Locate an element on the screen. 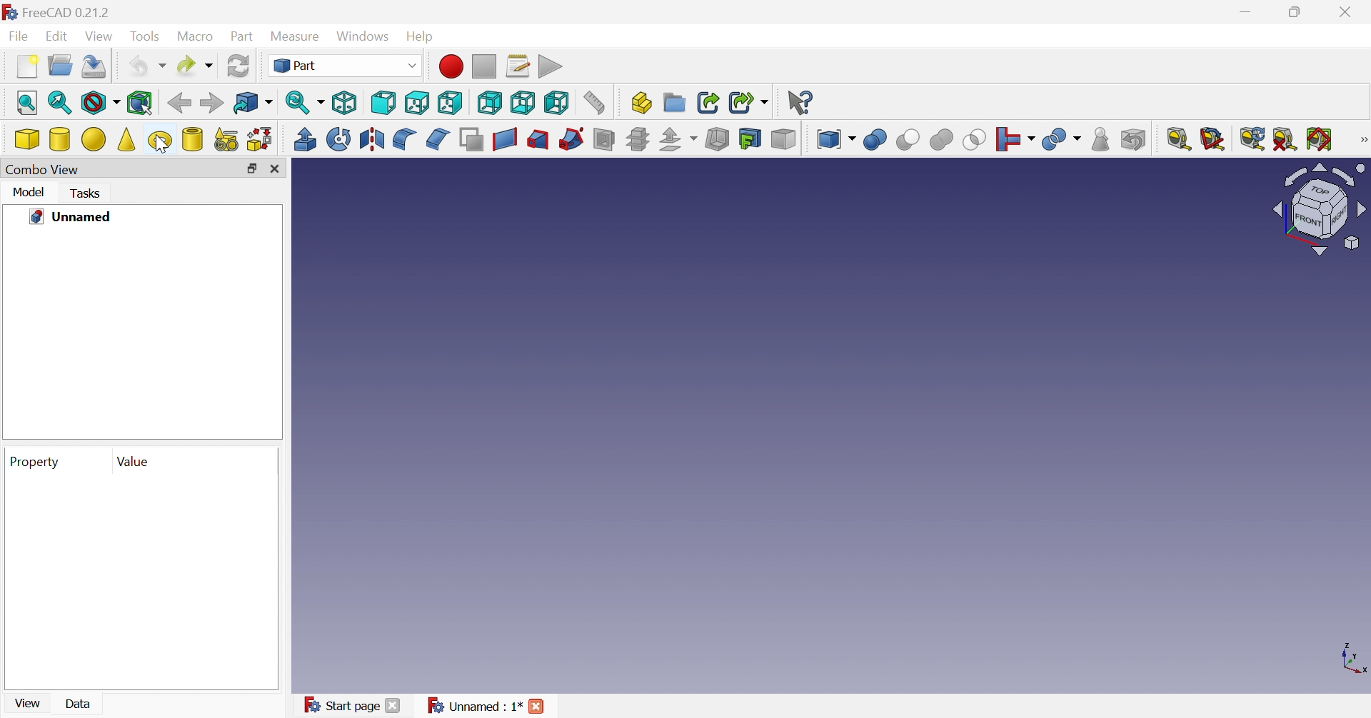  Create part is located at coordinates (641, 101).